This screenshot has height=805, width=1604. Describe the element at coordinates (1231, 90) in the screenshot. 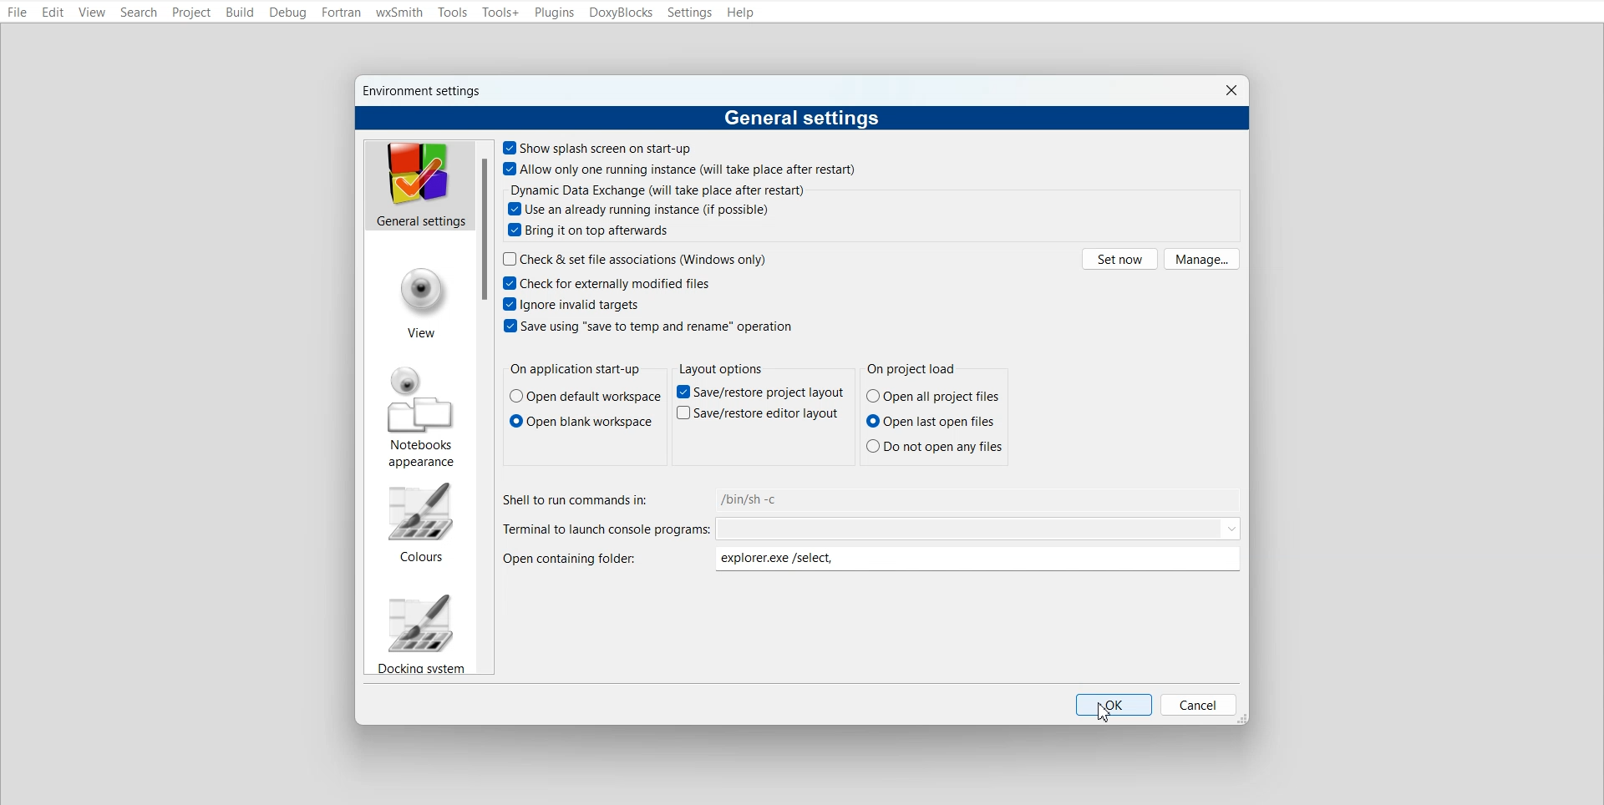

I see `Close` at that location.